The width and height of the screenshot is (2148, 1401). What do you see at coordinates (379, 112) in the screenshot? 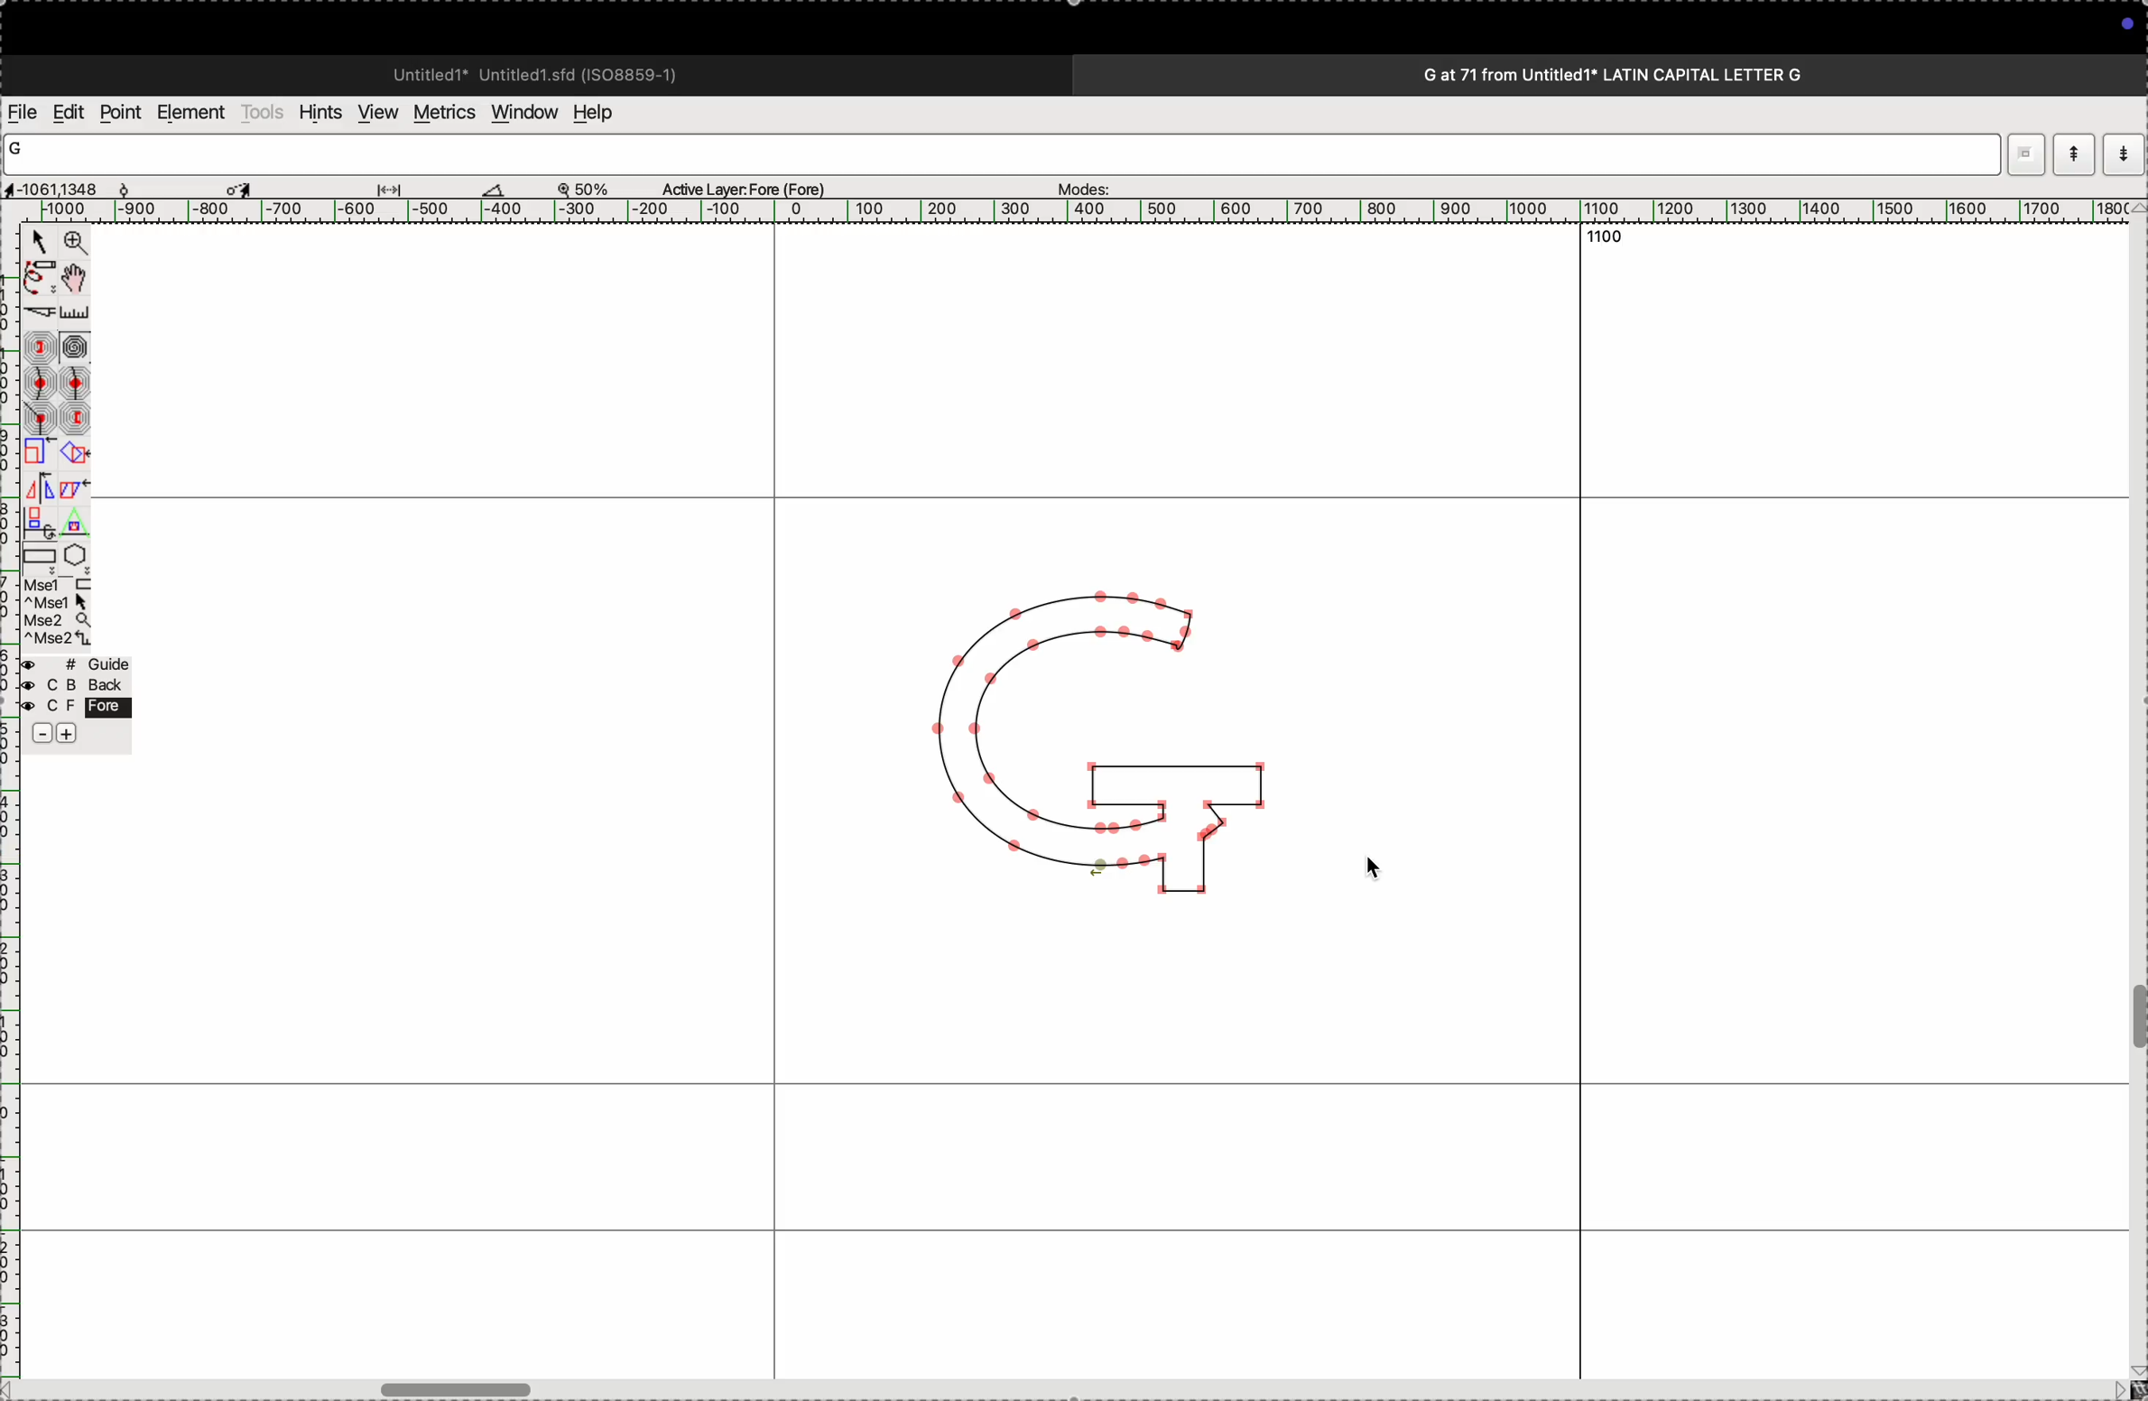
I see `view` at bounding box center [379, 112].